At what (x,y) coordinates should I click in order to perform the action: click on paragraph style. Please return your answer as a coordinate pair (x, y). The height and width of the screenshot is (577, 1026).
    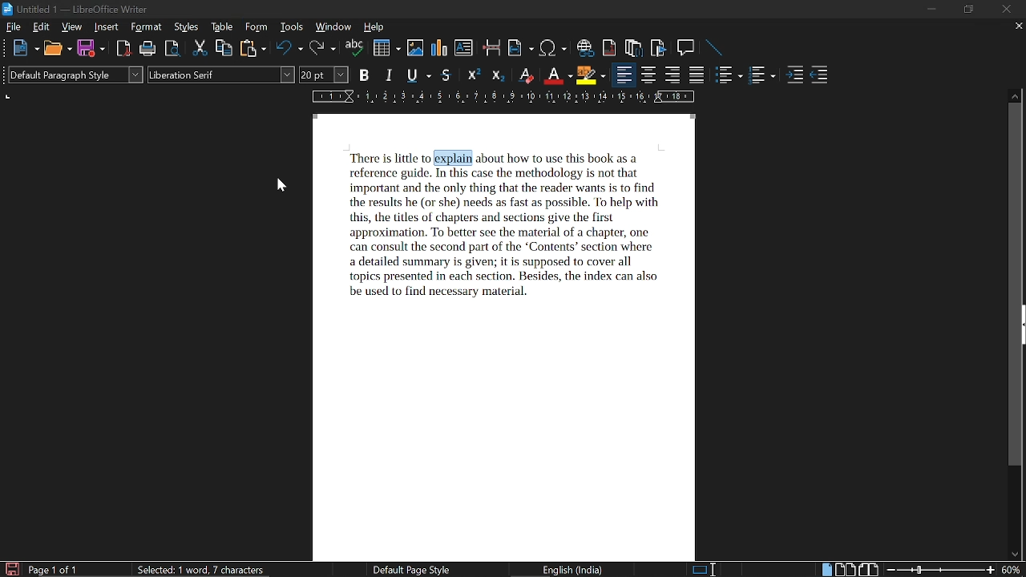
    Looking at the image, I should click on (77, 76).